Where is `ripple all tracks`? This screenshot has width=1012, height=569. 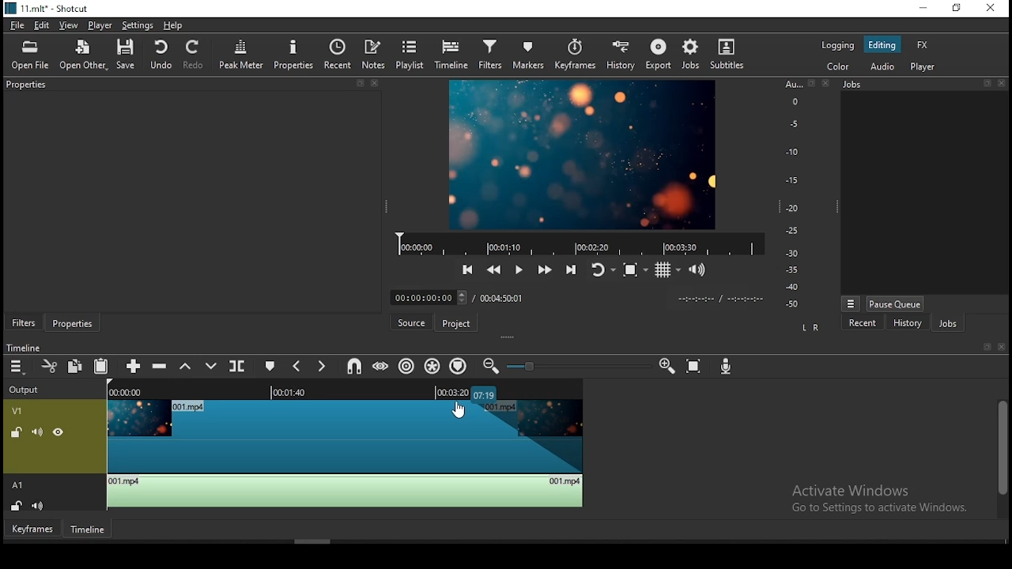 ripple all tracks is located at coordinates (434, 363).